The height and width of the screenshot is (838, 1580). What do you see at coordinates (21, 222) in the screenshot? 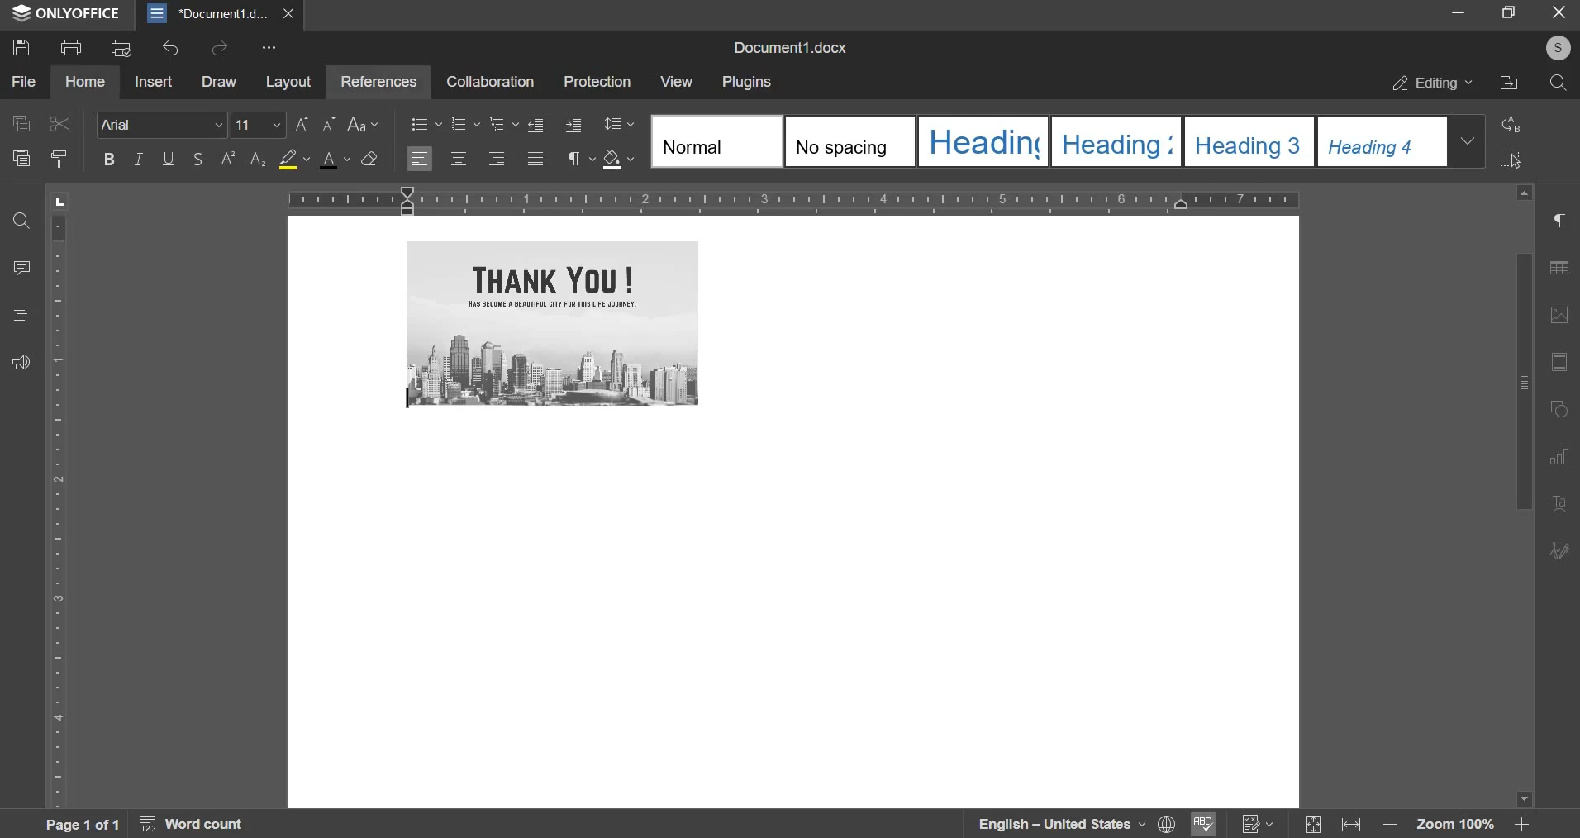
I see `find` at bounding box center [21, 222].